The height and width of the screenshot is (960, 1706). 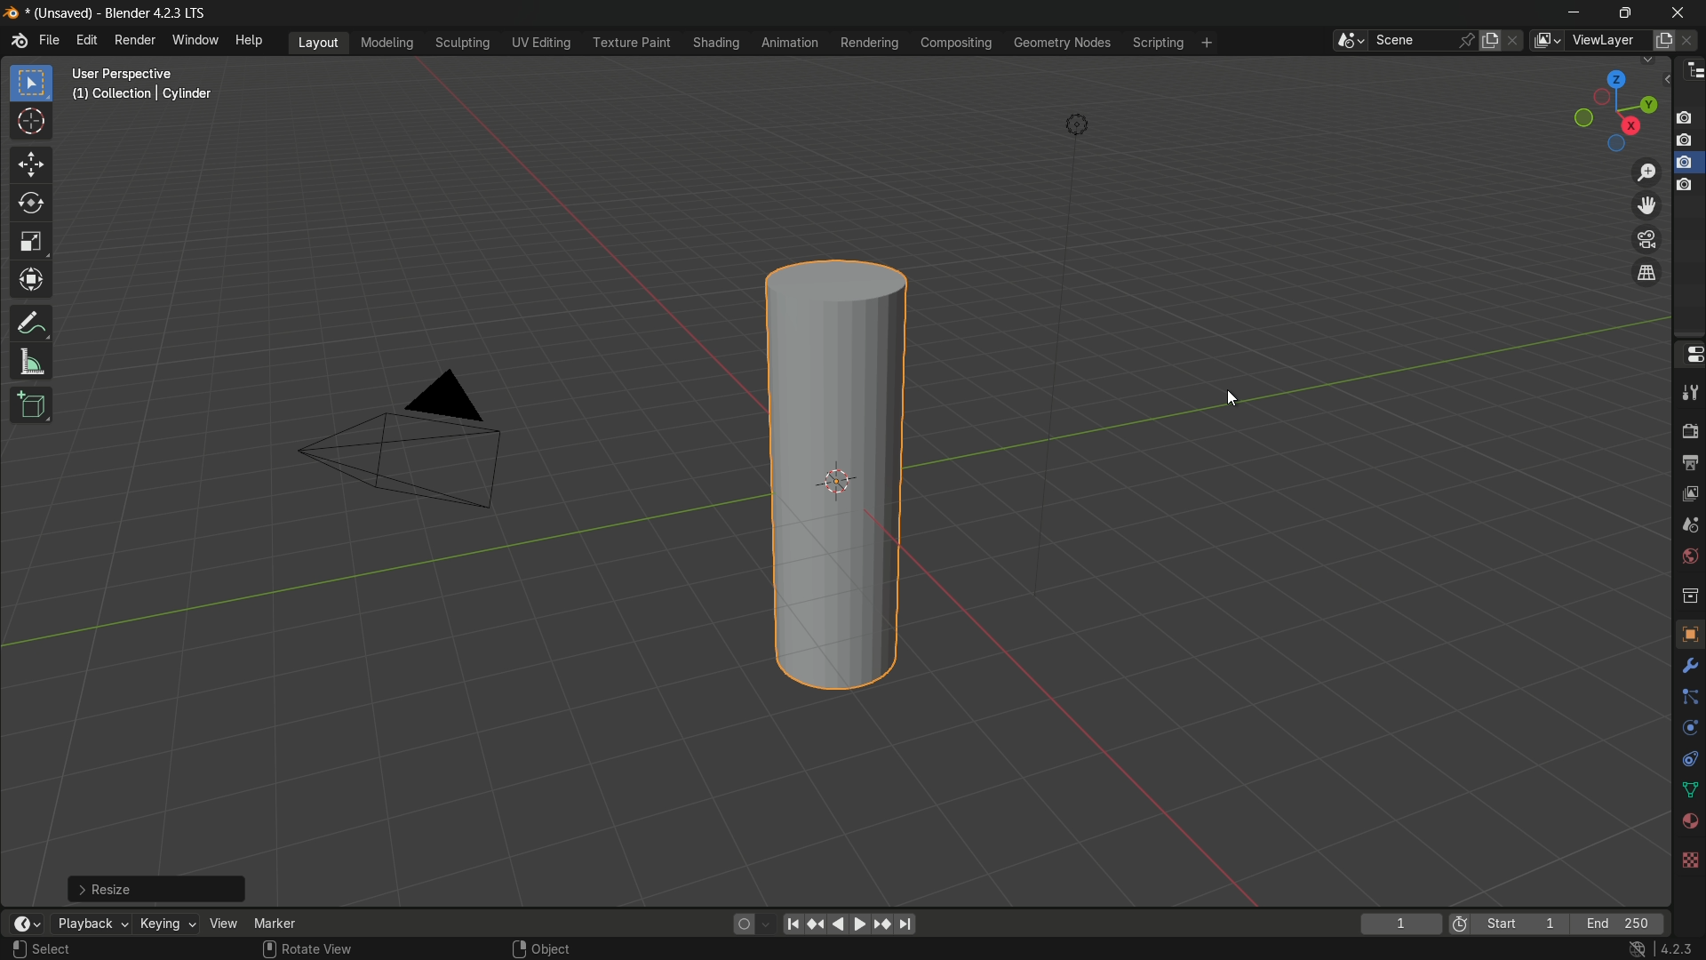 I want to click on particles, so click(x=1686, y=698).